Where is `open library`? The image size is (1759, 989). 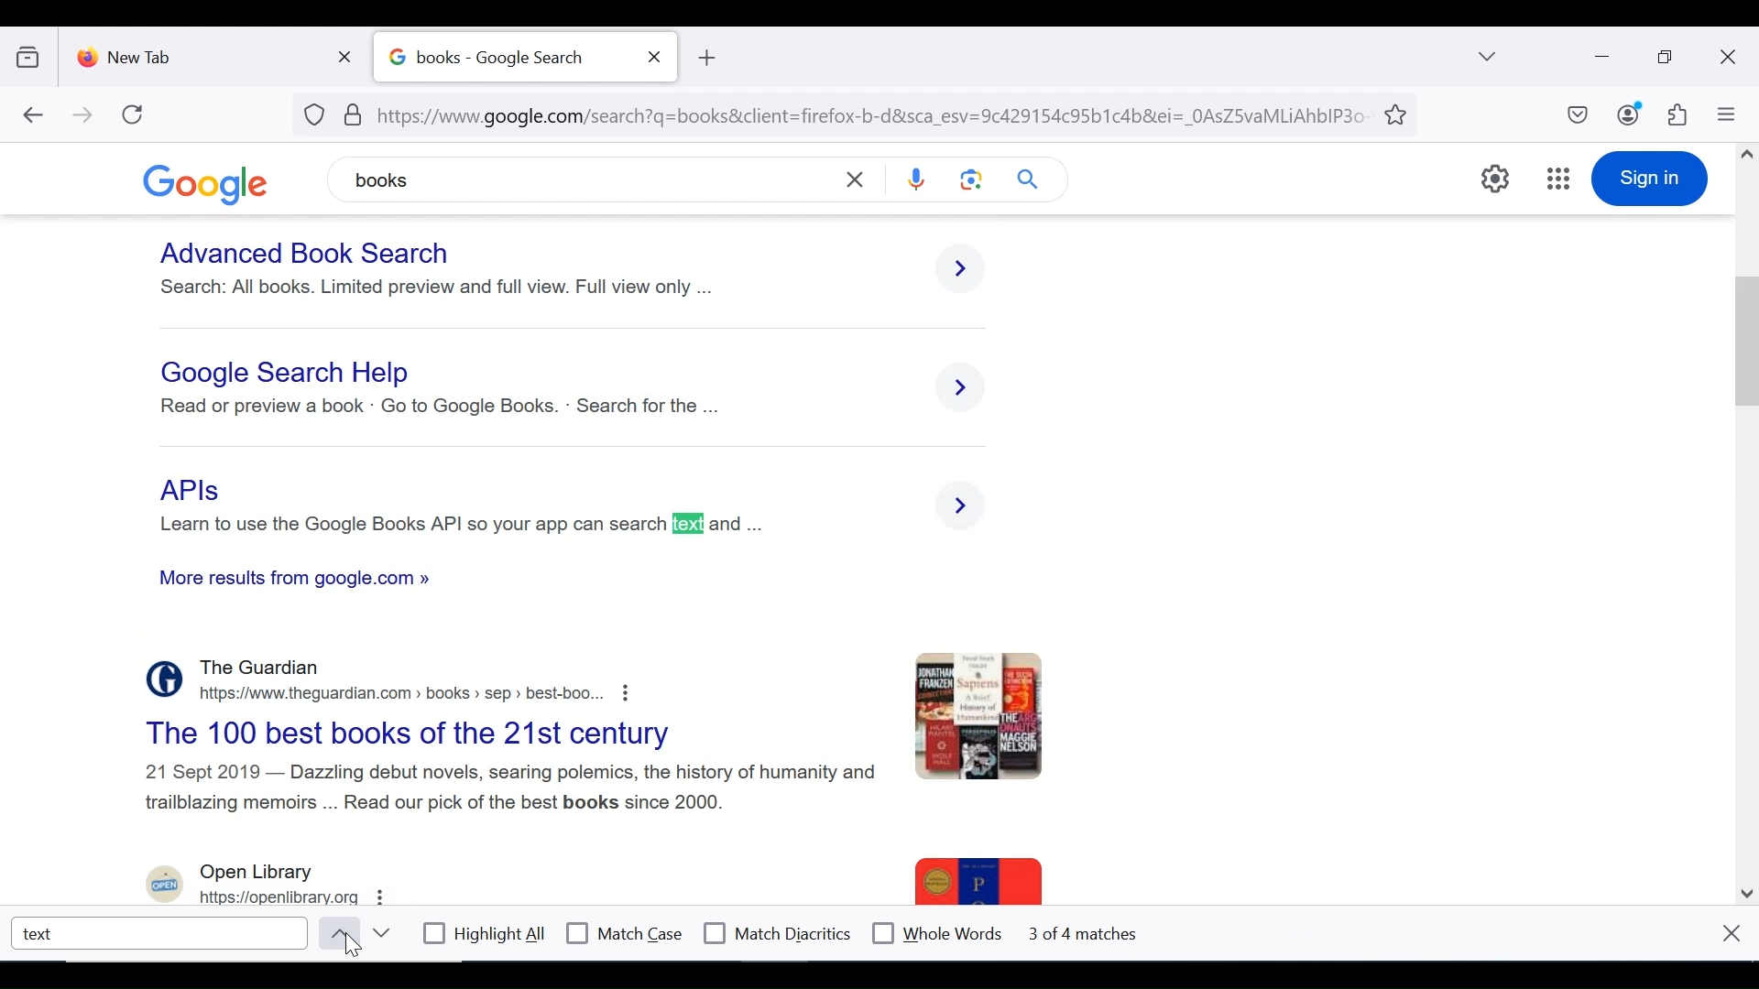 open library is located at coordinates (268, 884).